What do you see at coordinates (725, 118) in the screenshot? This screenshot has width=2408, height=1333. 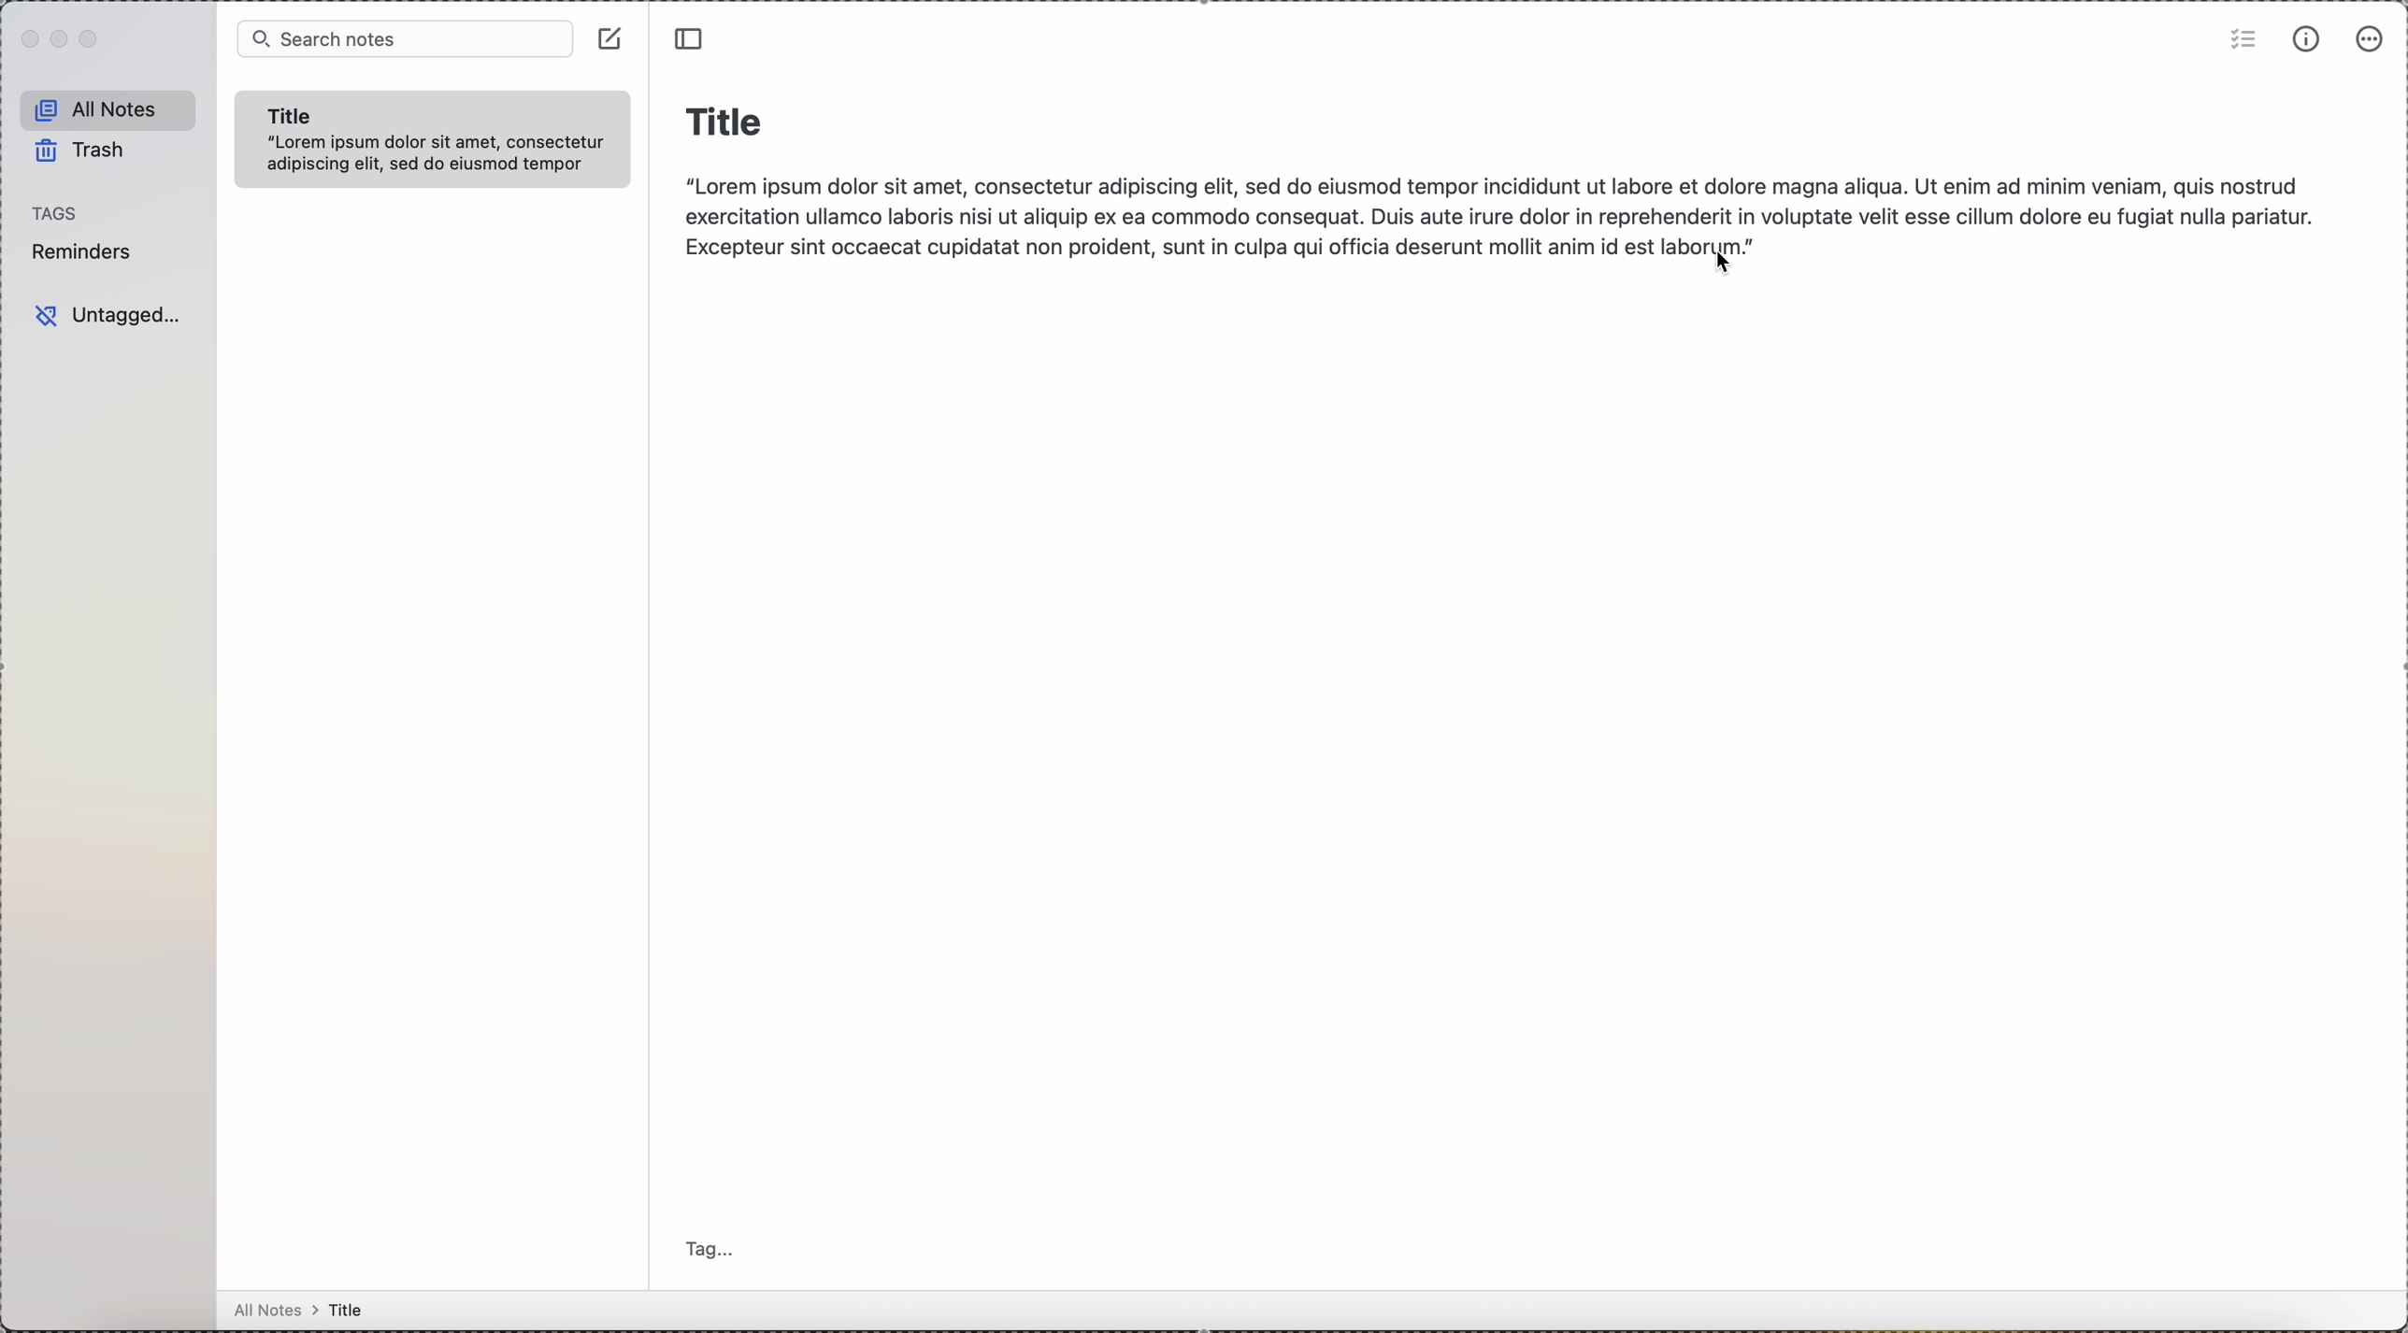 I see `title` at bounding box center [725, 118].